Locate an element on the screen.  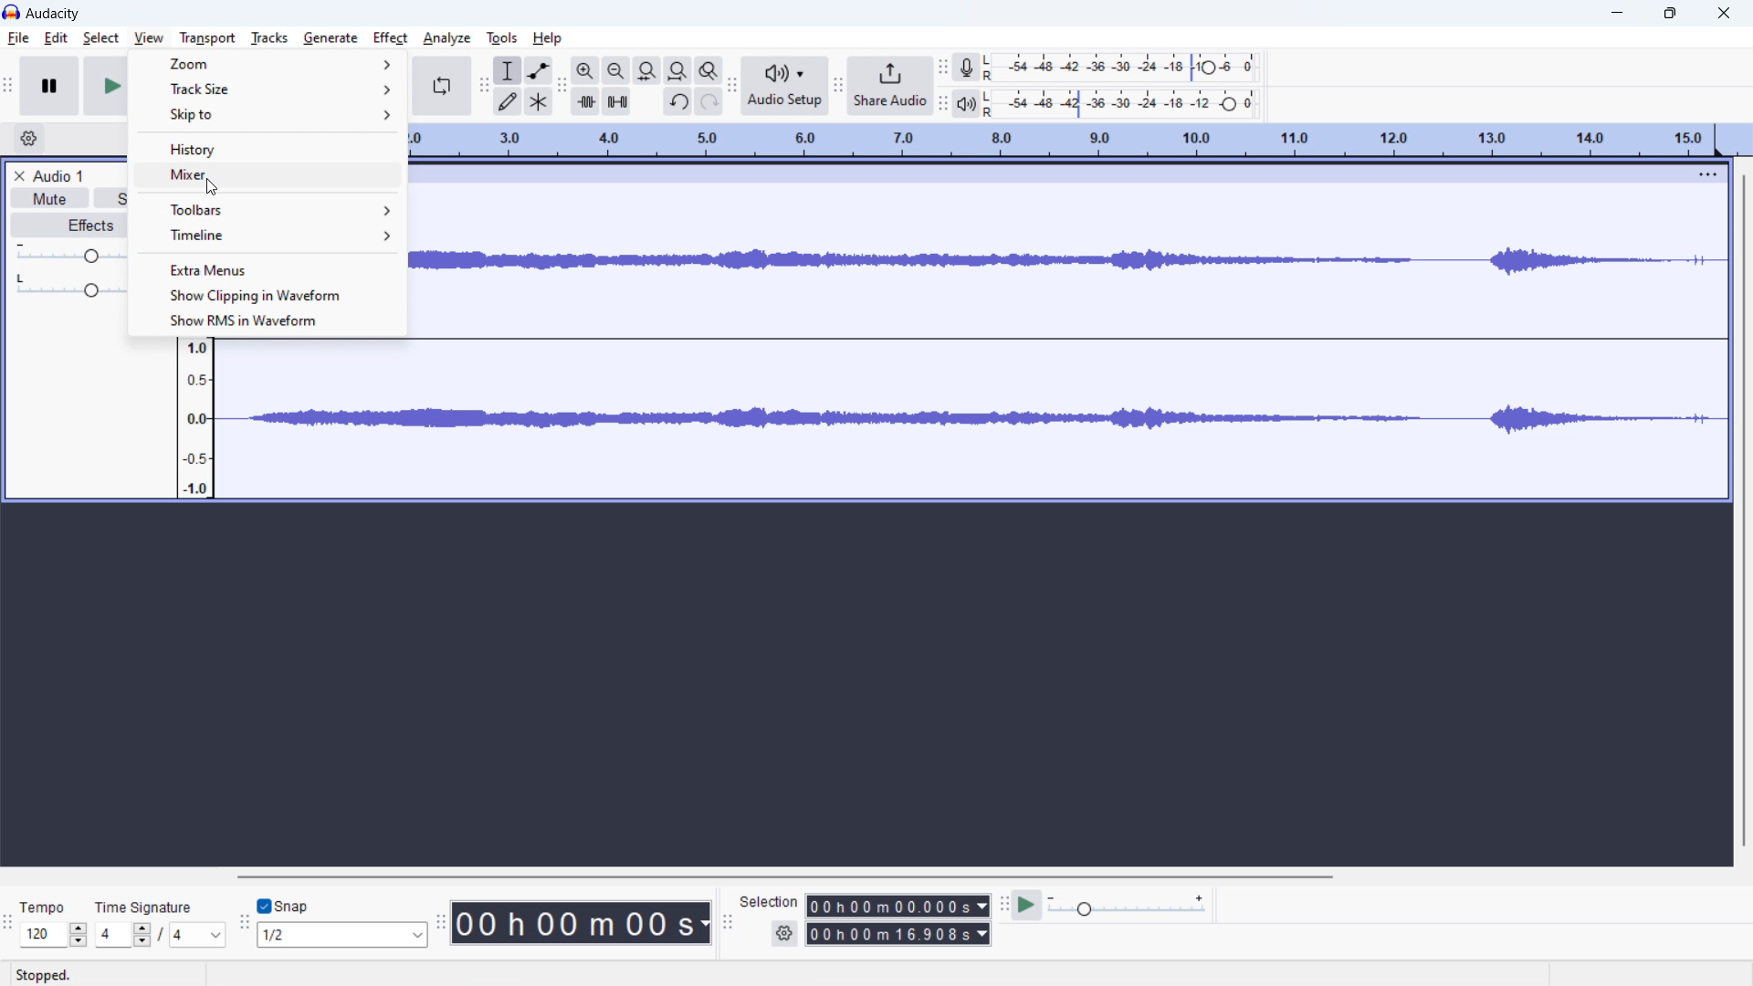
playback meter toolbar is located at coordinates (942, 104).